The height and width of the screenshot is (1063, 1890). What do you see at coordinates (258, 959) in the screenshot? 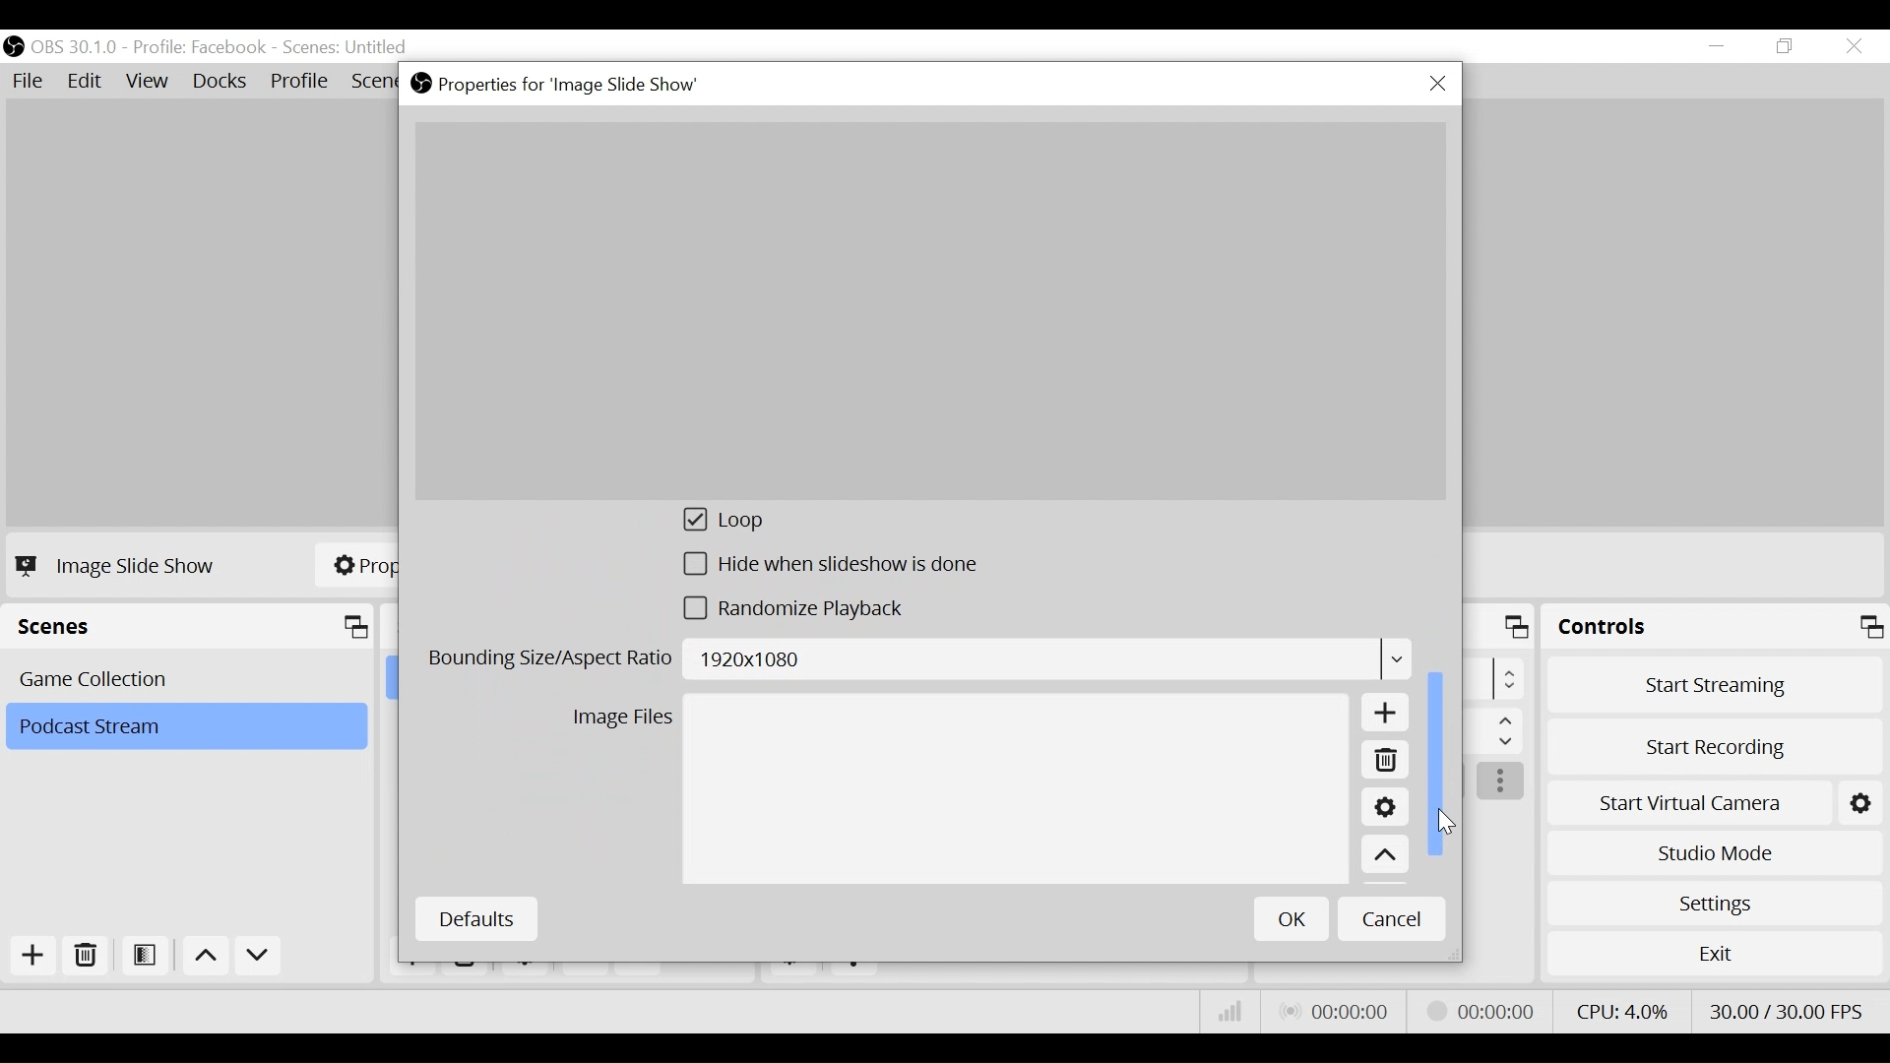
I see `Move Down` at bounding box center [258, 959].